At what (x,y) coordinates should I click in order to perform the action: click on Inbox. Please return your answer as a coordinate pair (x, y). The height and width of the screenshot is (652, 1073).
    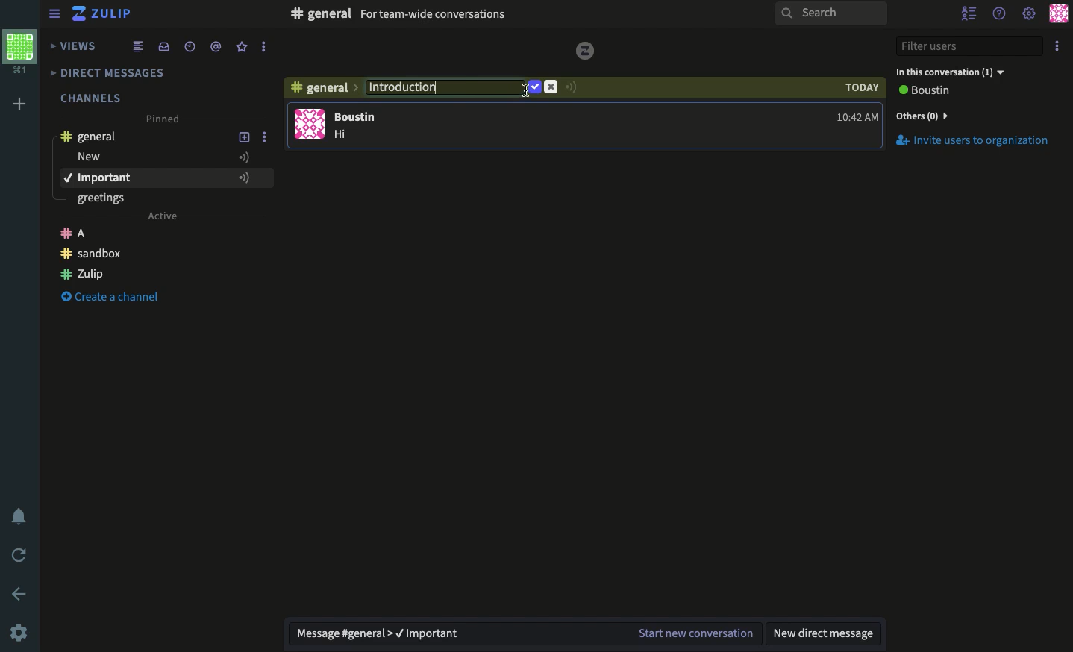
    Looking at the image, I should click on (163, 46).